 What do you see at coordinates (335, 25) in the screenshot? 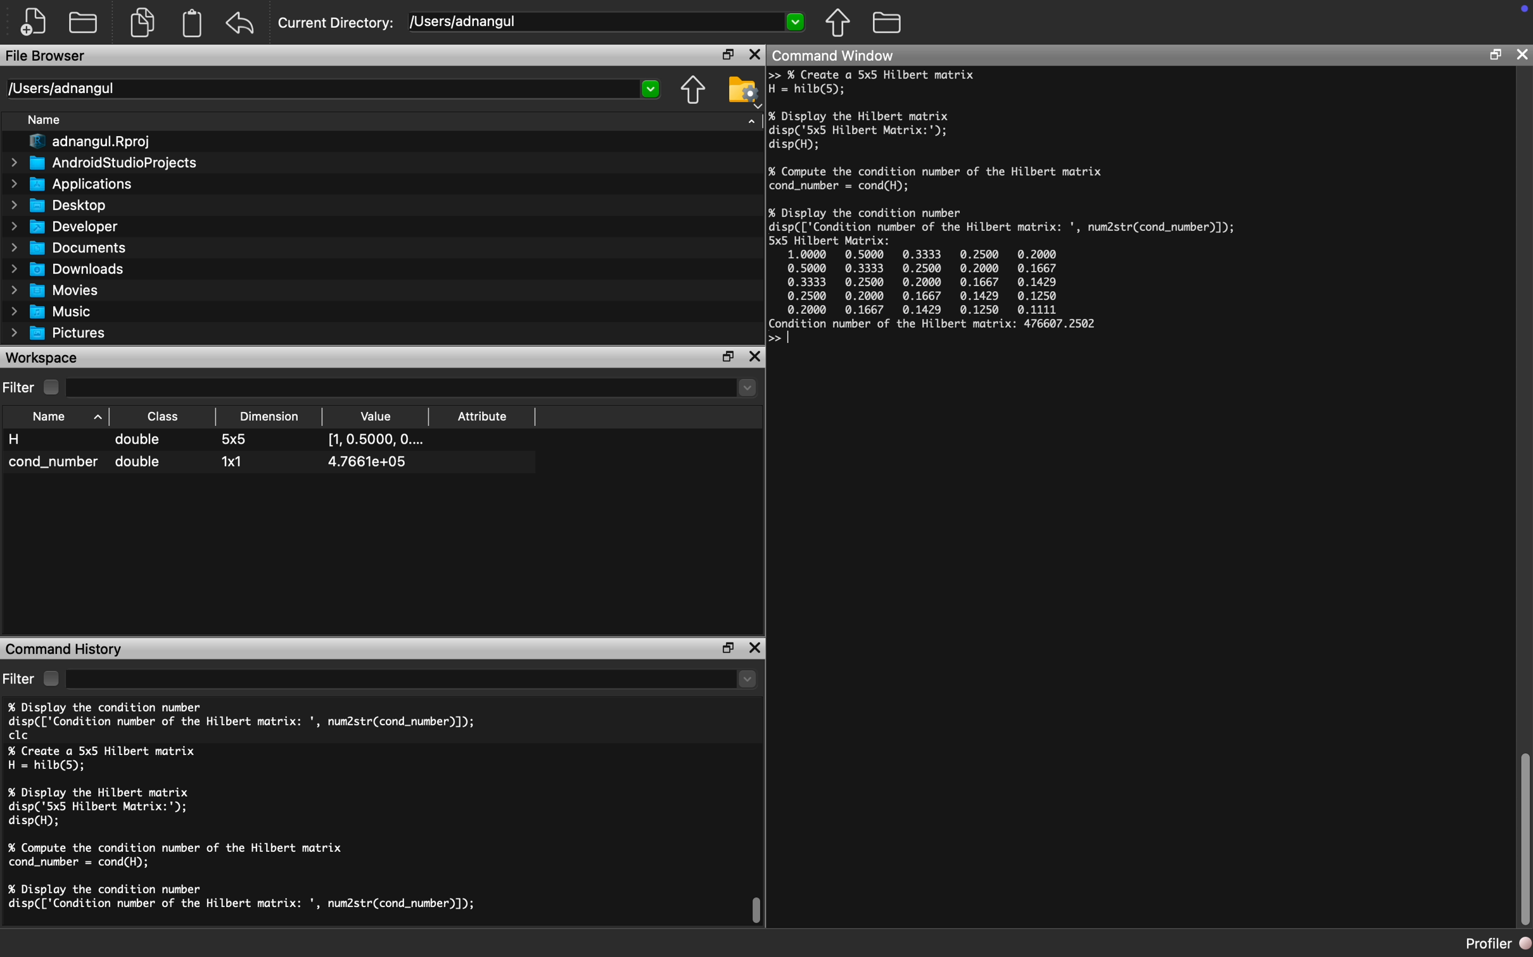
I see `Current Directory:` at bounding box center [335, 25].